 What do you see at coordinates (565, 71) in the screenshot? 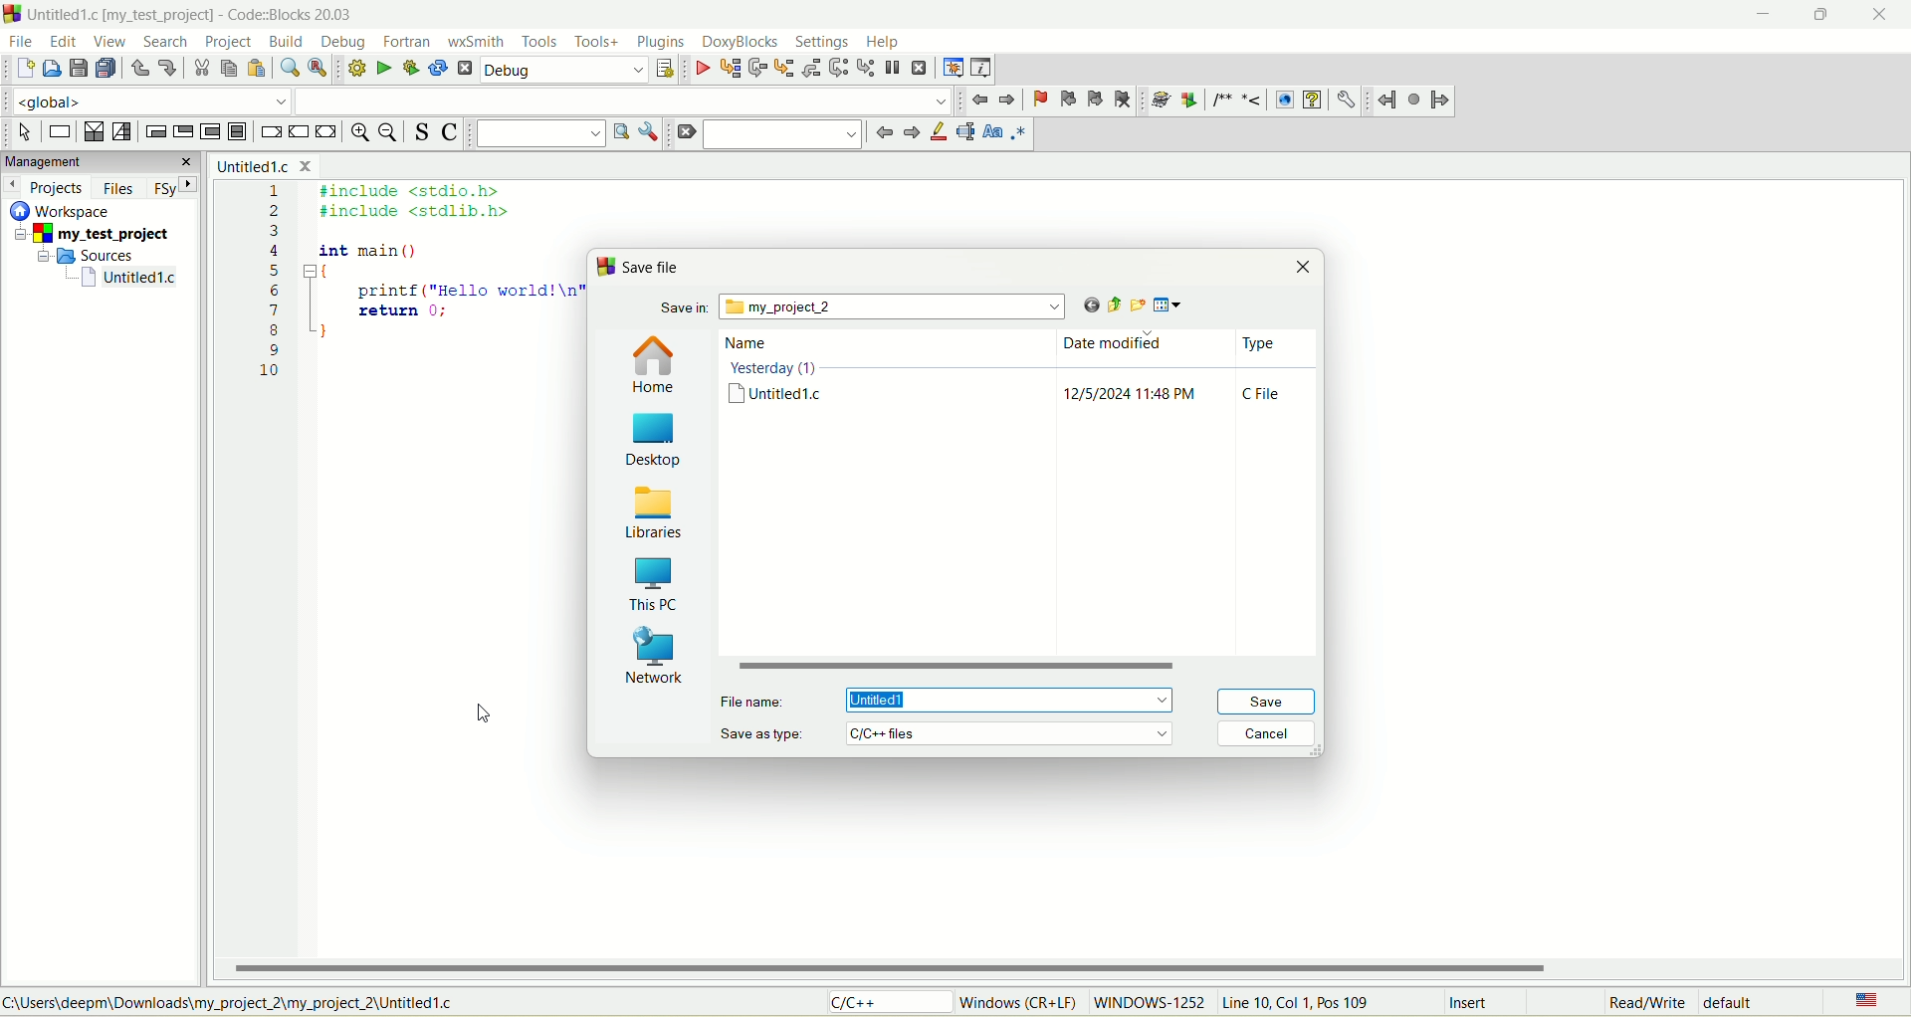
I see `debug` at bounding box center [565, 71].